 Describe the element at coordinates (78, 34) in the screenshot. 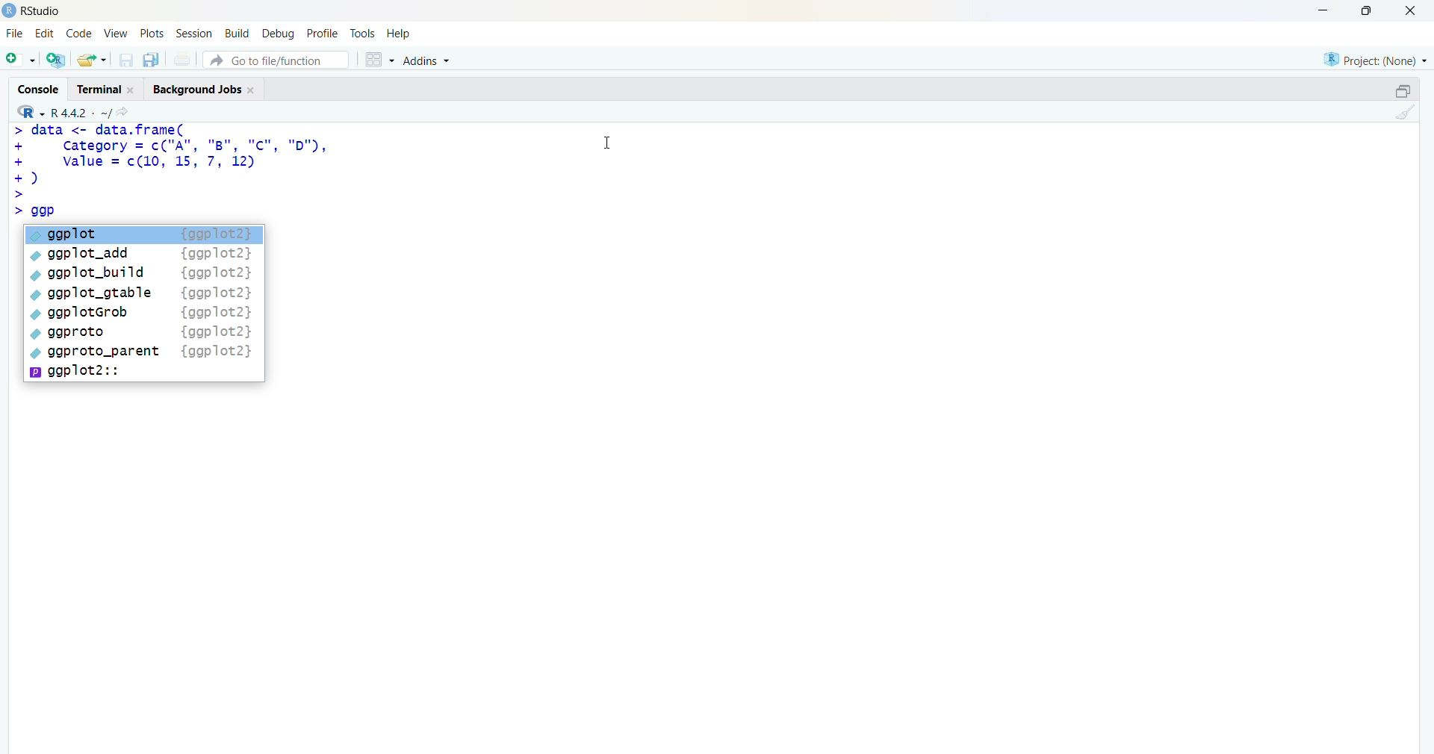

I see `code` at that location.